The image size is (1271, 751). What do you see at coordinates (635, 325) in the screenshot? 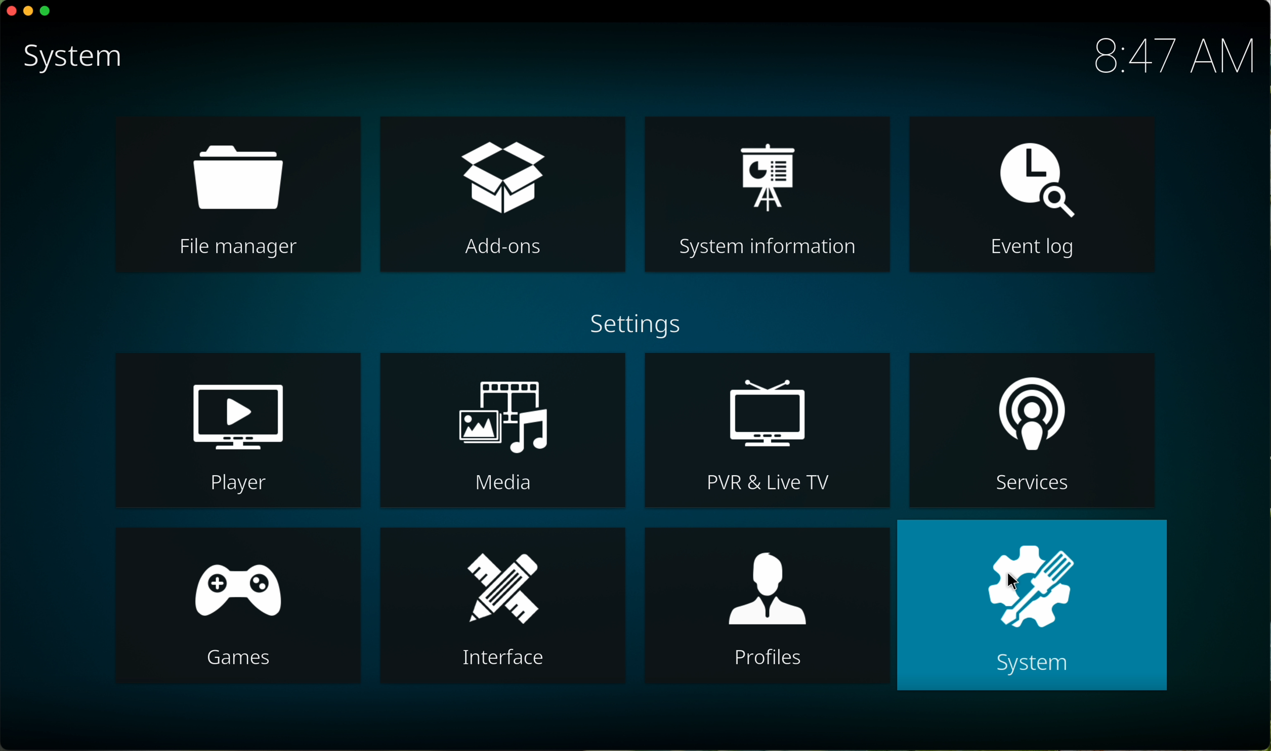
I see `settings` at bounding box center [635, 325].